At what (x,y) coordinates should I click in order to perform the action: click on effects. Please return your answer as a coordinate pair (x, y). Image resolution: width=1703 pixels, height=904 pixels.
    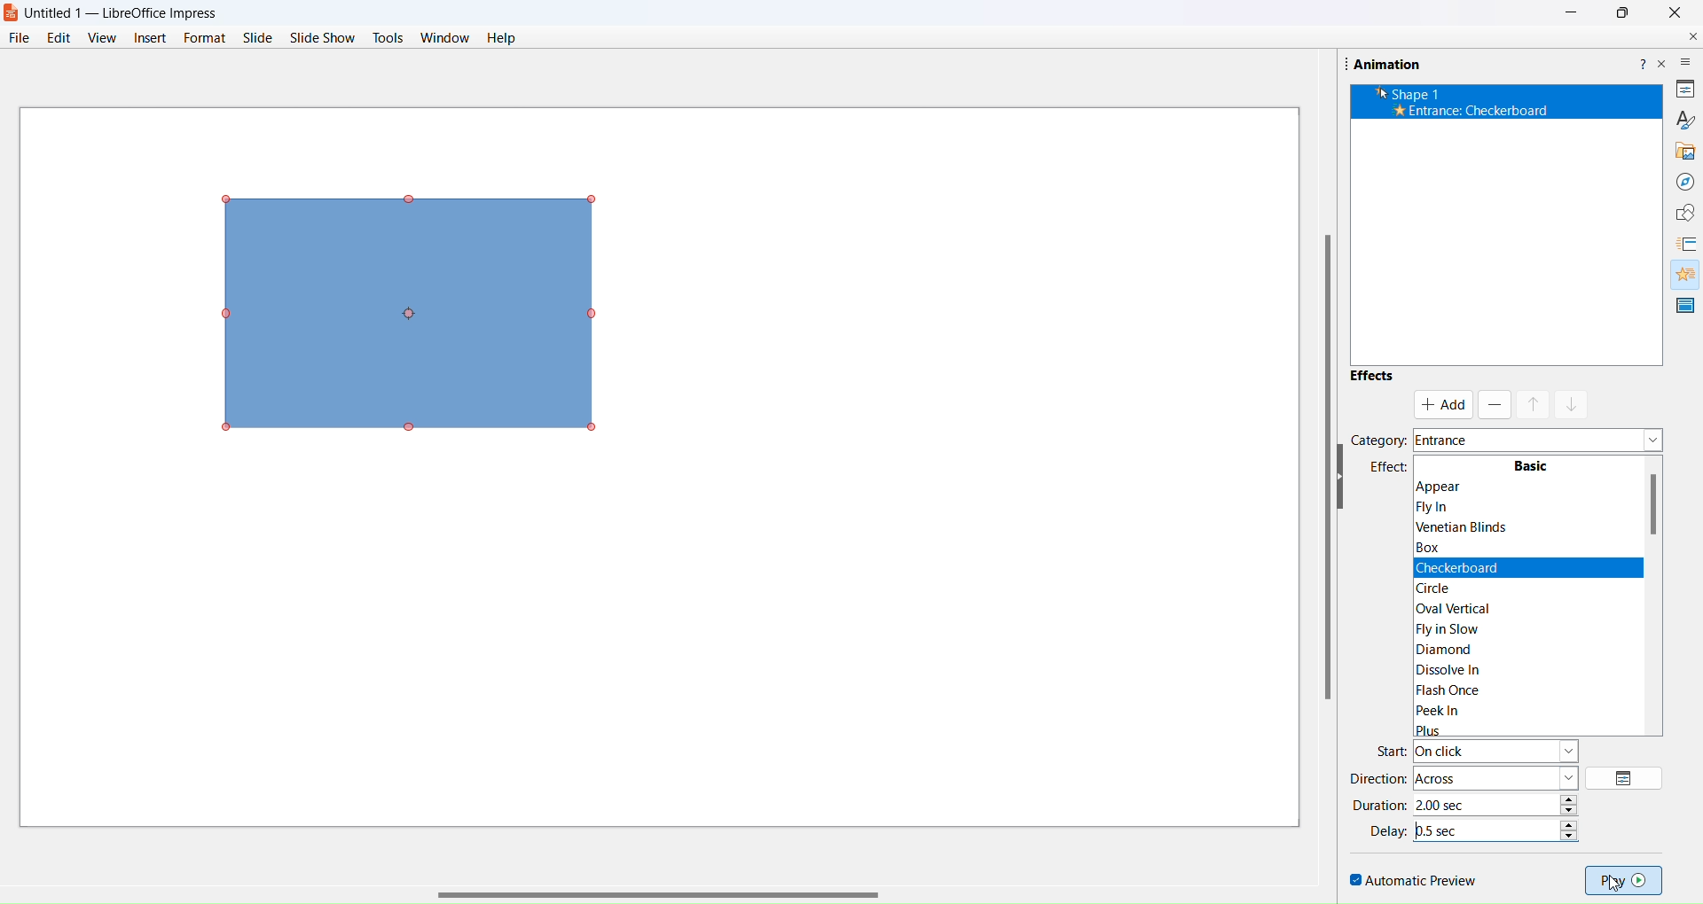
    Looking at the image, I should click on (1378, 468).